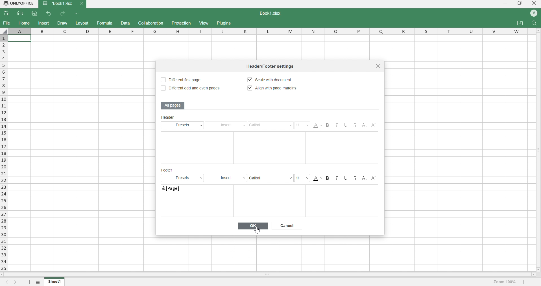  Describe the element at coordinates (270, 178) in the screenshot. I see `Font` at that location.